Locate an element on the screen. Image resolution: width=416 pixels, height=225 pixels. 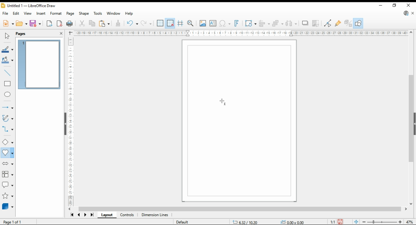
select at least three items to distribute is located at coordinates (292, 23).